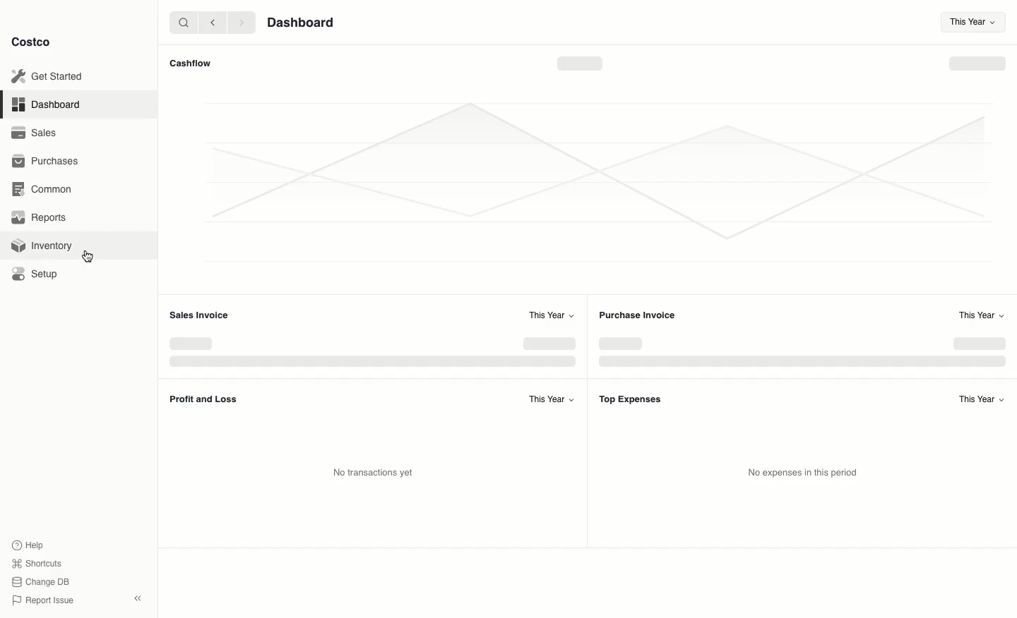 The image size is (1017, 618). What do you see at coordinates (374, 353) in the screenshot?
I see `Graph` at bounding box center [374, 353].